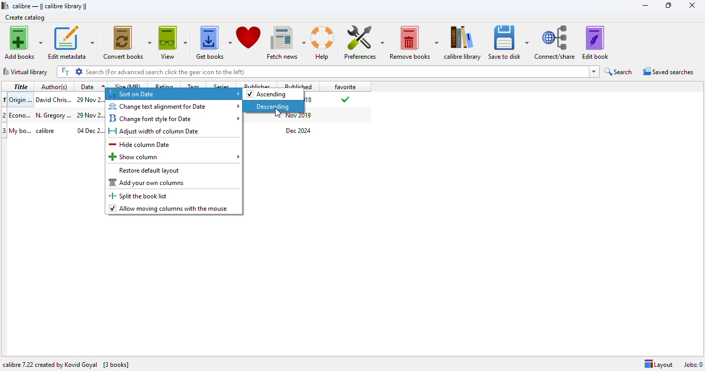 The image size is (705, 371). What do you see at coordinates (193, 85) in the screenshot?
I see `tags` at bounding box center [193, 85].